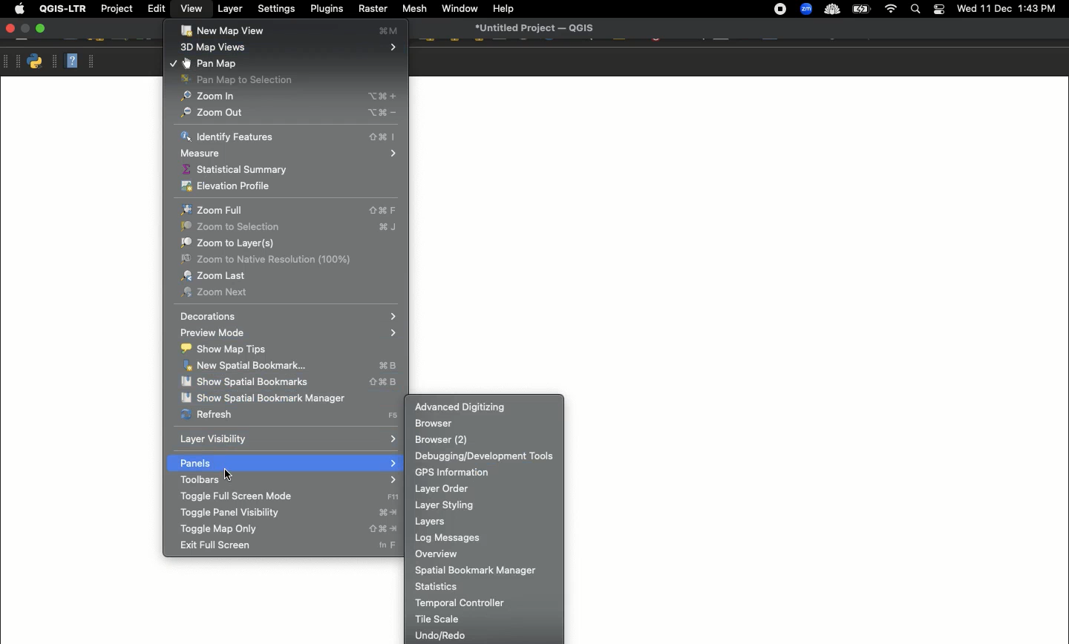  I want to click on Plugins, so click(325, 7).